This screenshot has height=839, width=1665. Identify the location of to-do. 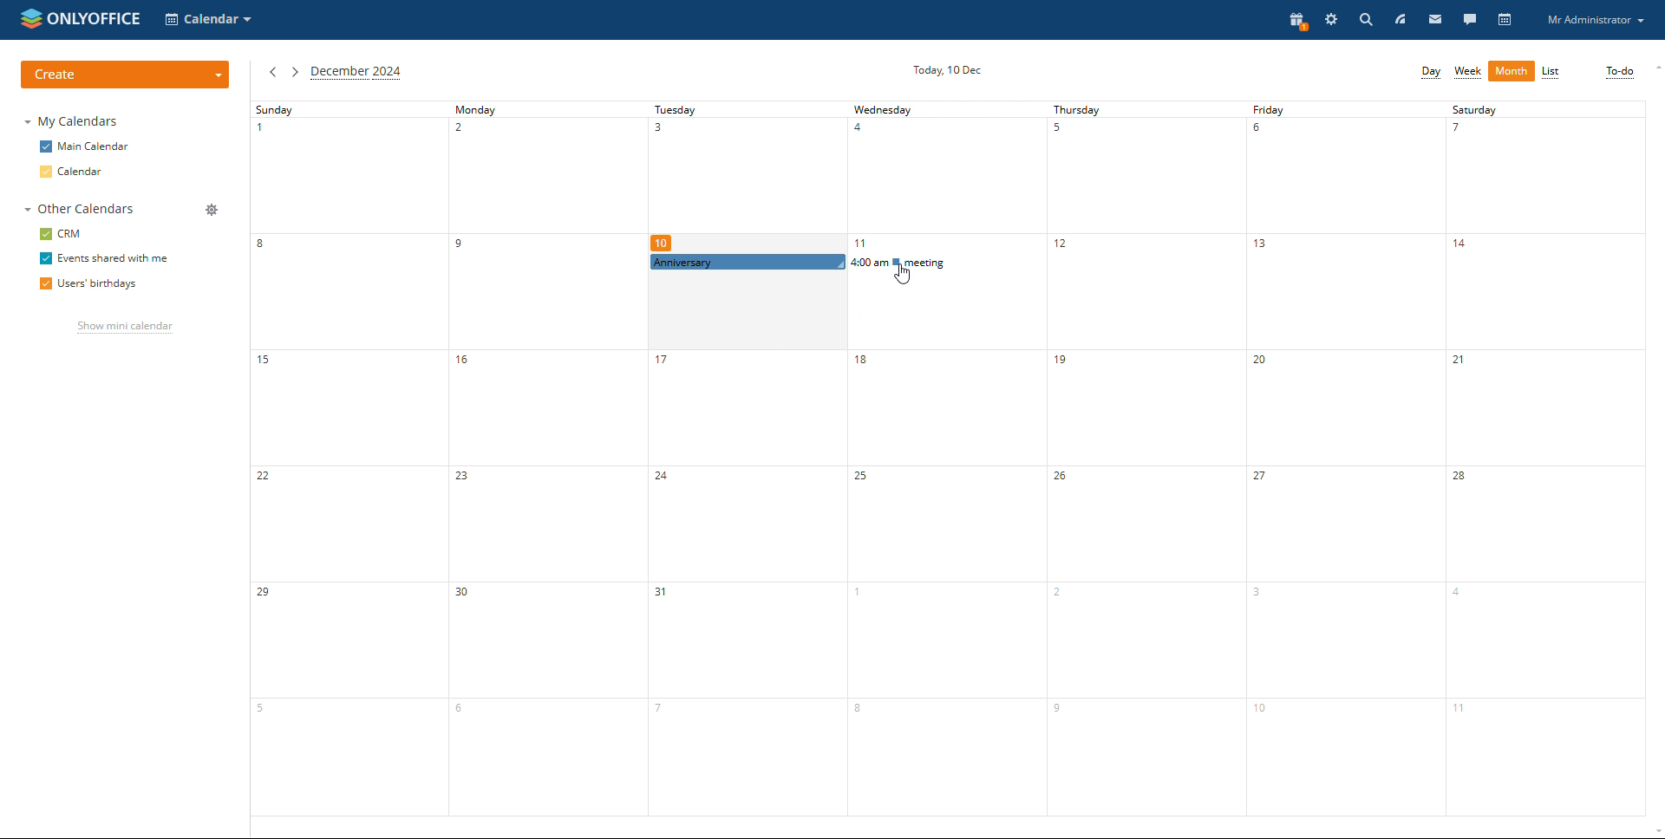
(1621, 73).